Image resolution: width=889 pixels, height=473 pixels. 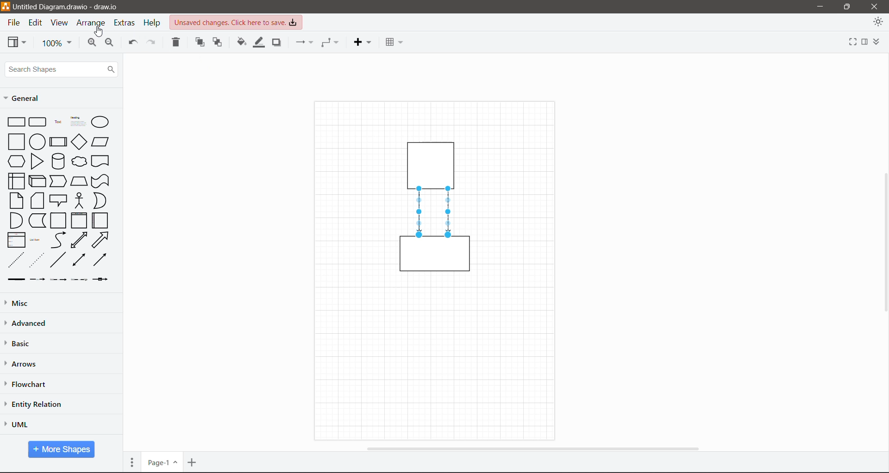 What do you see at coordinates (101, 161) in the screenshot?
I see `Document` at bounding box center [101, 161].